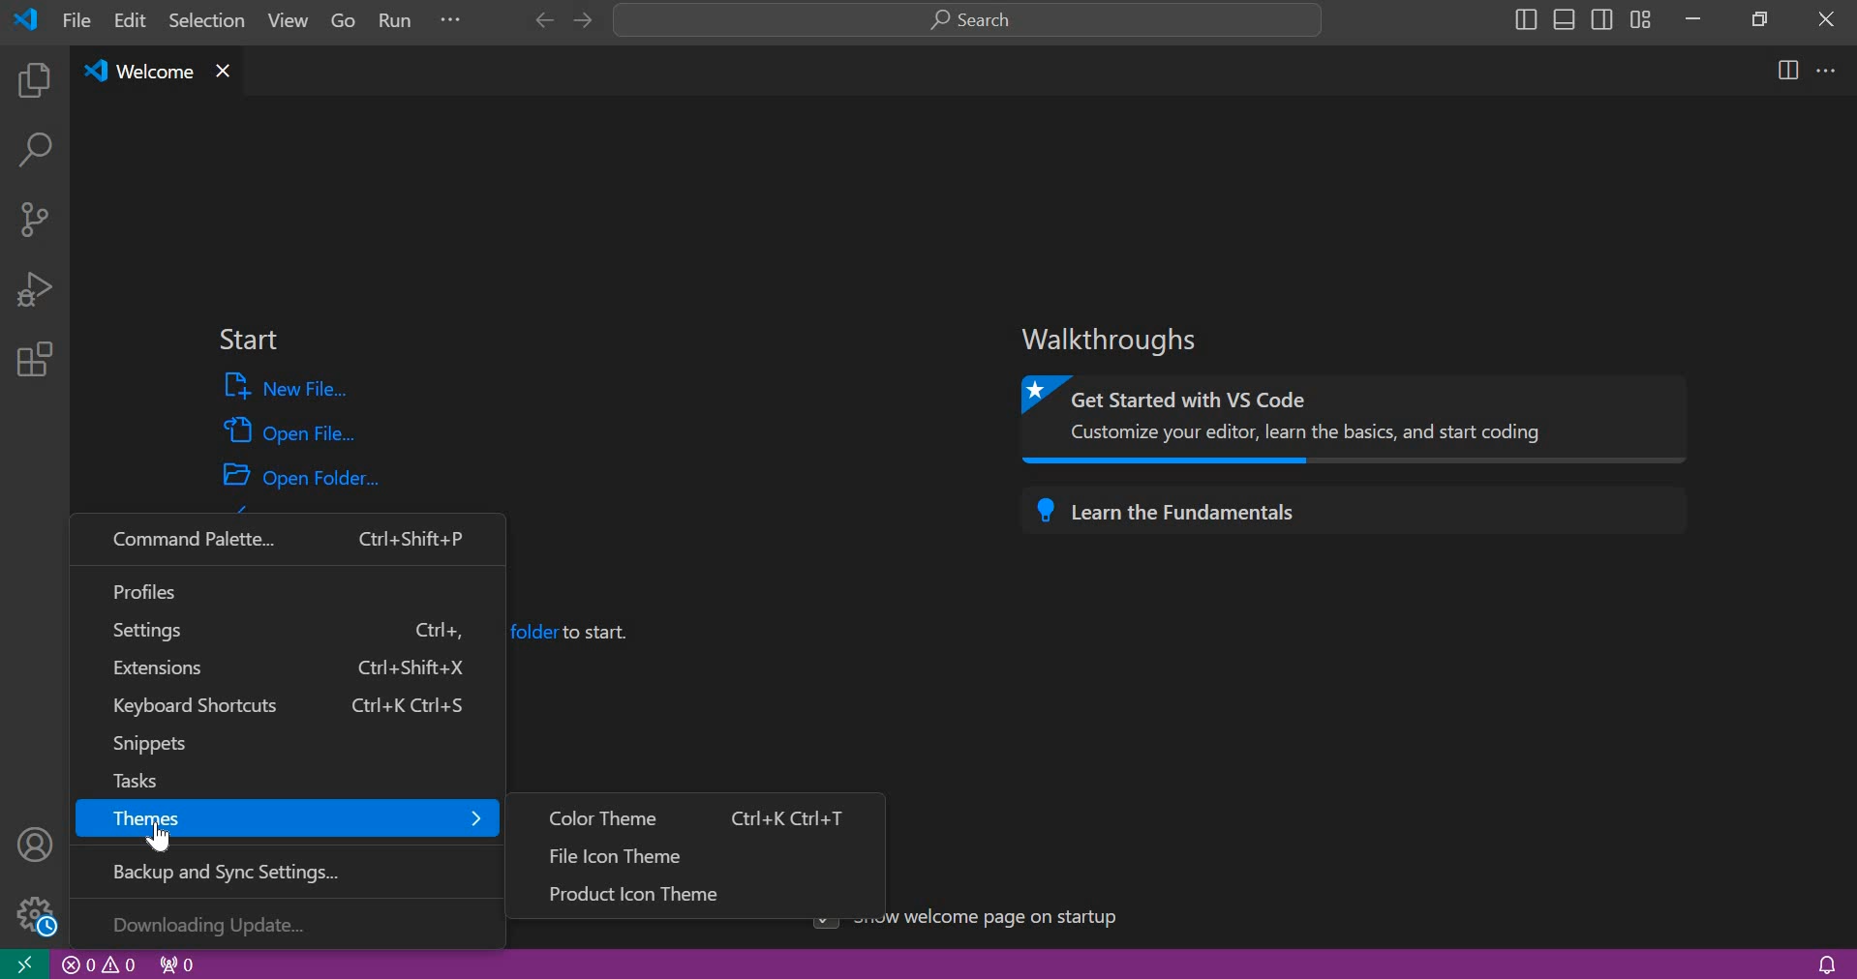  Describe the element at coordinates (132, 21) in the screenshot. I see `edit` at that location.